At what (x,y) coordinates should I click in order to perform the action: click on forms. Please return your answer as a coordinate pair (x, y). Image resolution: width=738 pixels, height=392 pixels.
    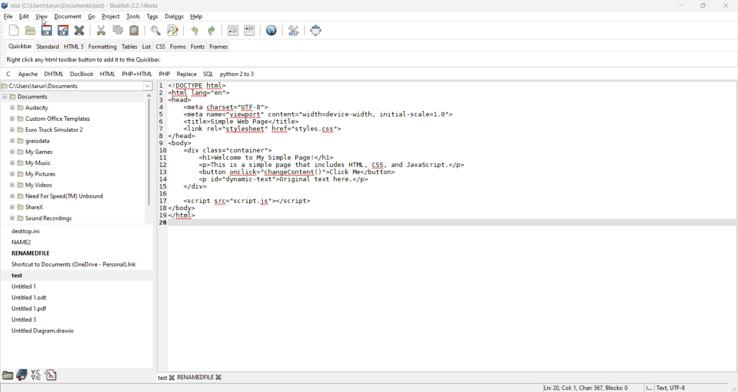
    Looking at the image, I should click on (178, 47).